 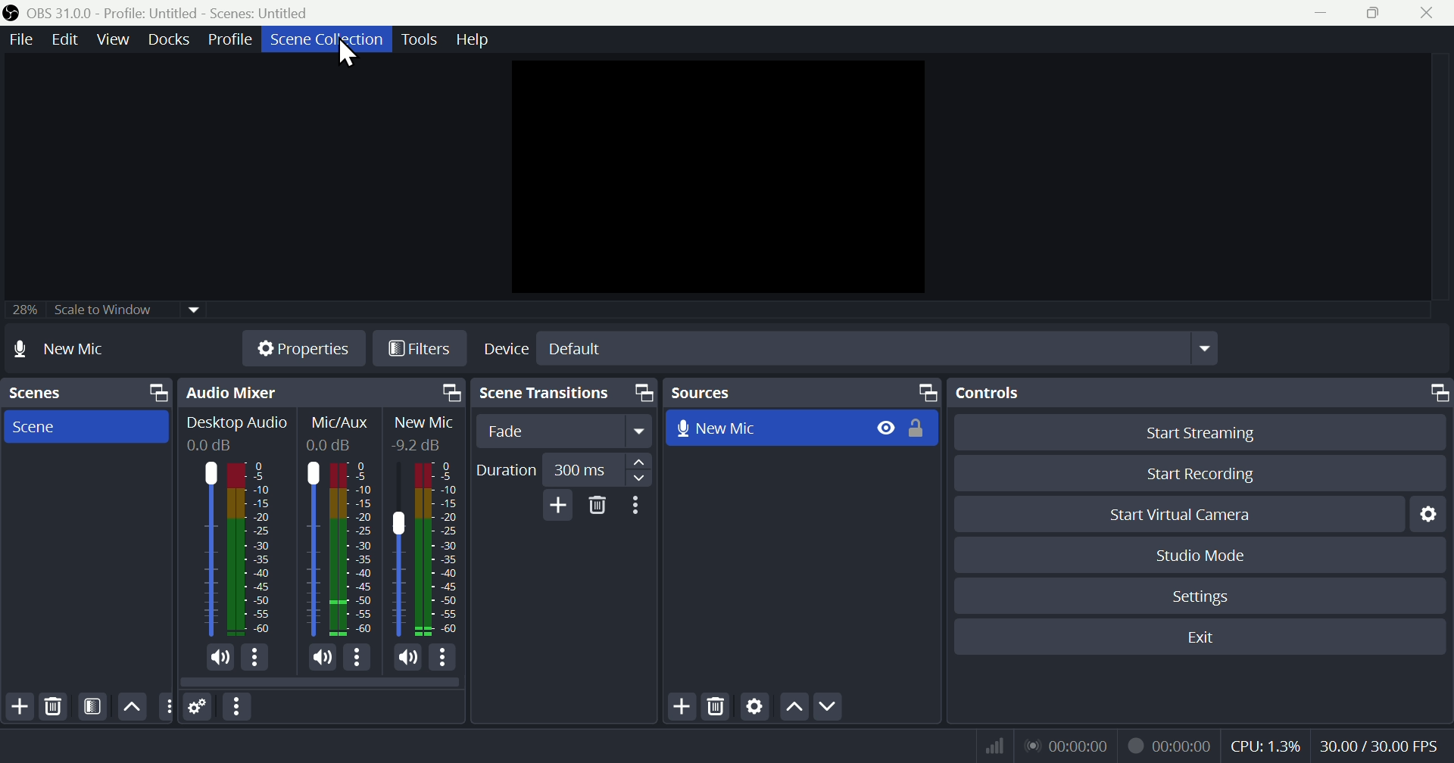 I want to click on Scenes, so click(x=86, y=394).